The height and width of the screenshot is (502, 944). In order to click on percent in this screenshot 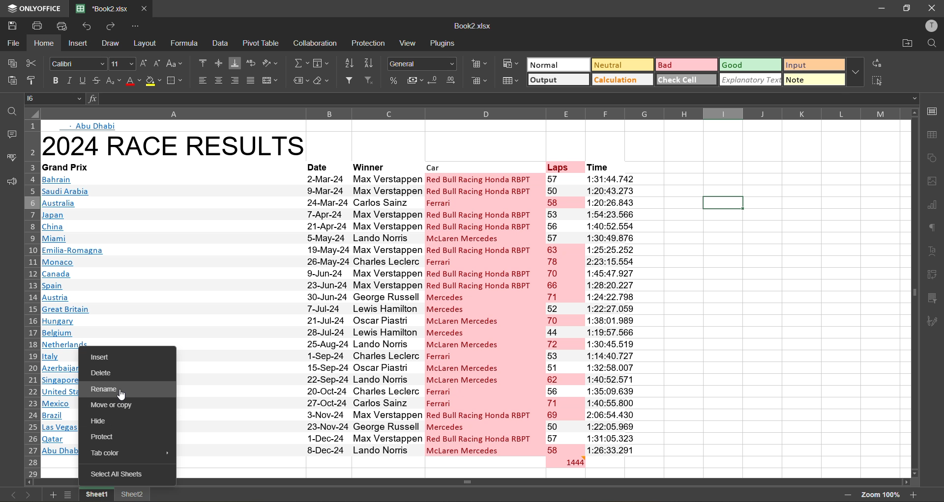, I will do `click(392, 81)`.